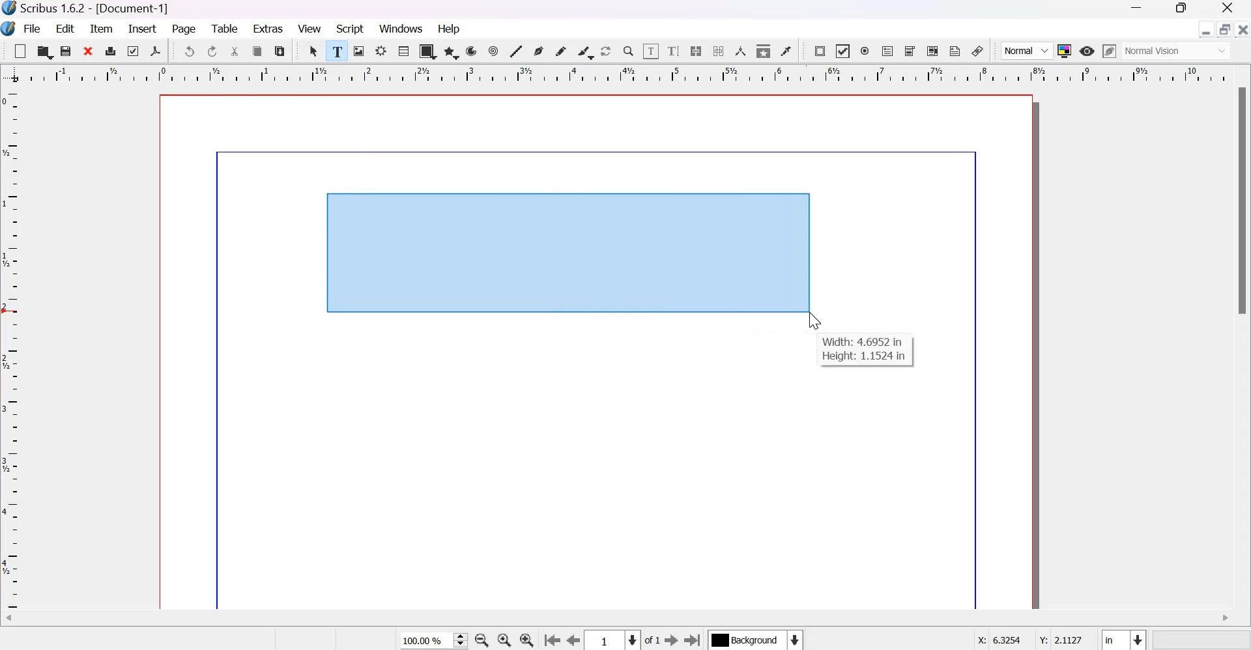  Describe the element at coordinates (911, 51) in the screenshot. I see `PDF Combo Box` at that location.